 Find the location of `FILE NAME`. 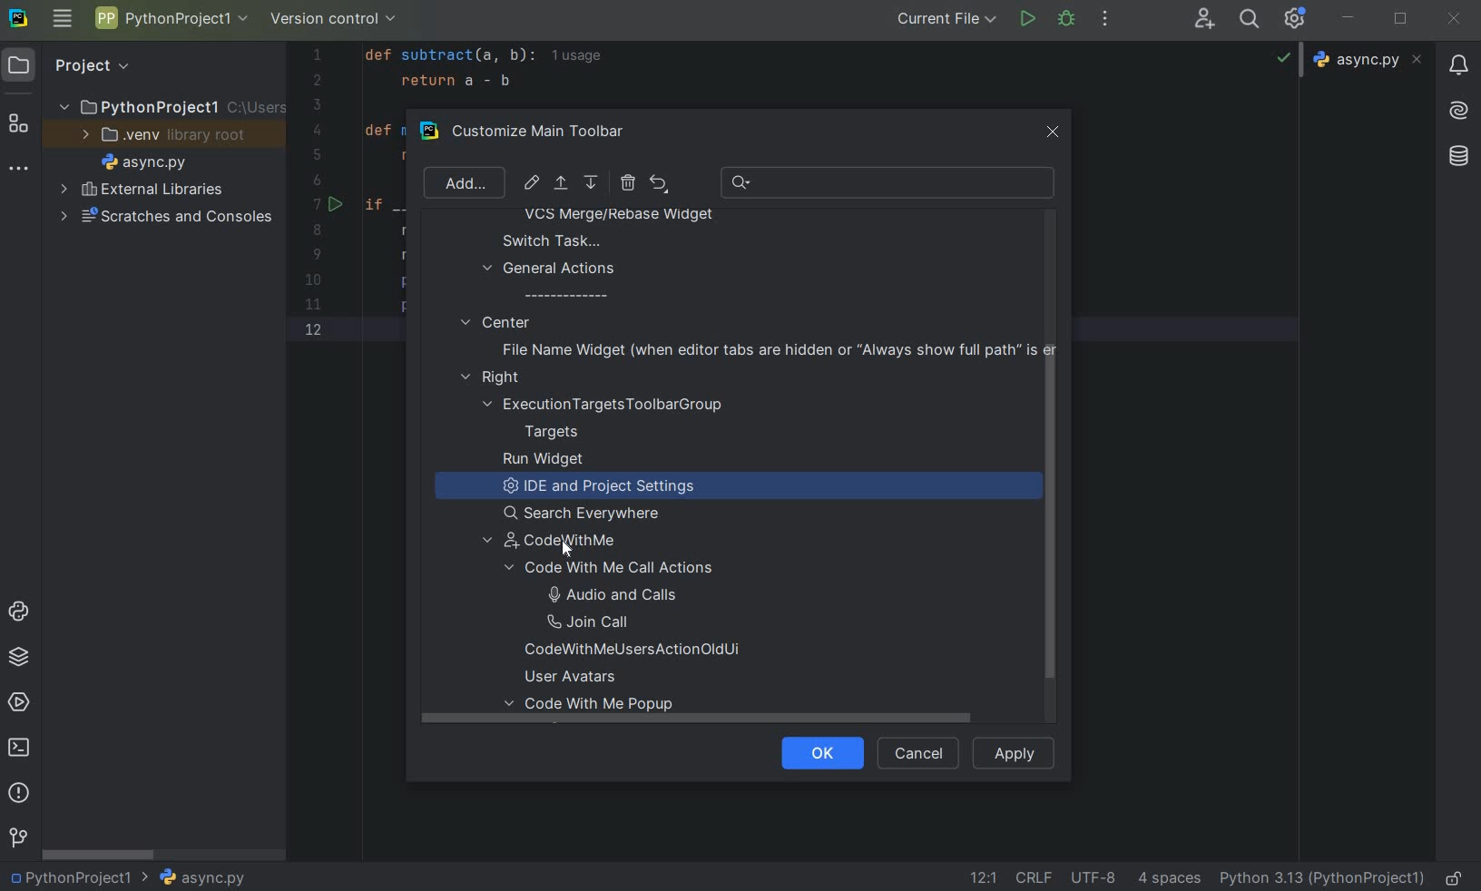

FILE NAME is located at coordinates (140, 163).